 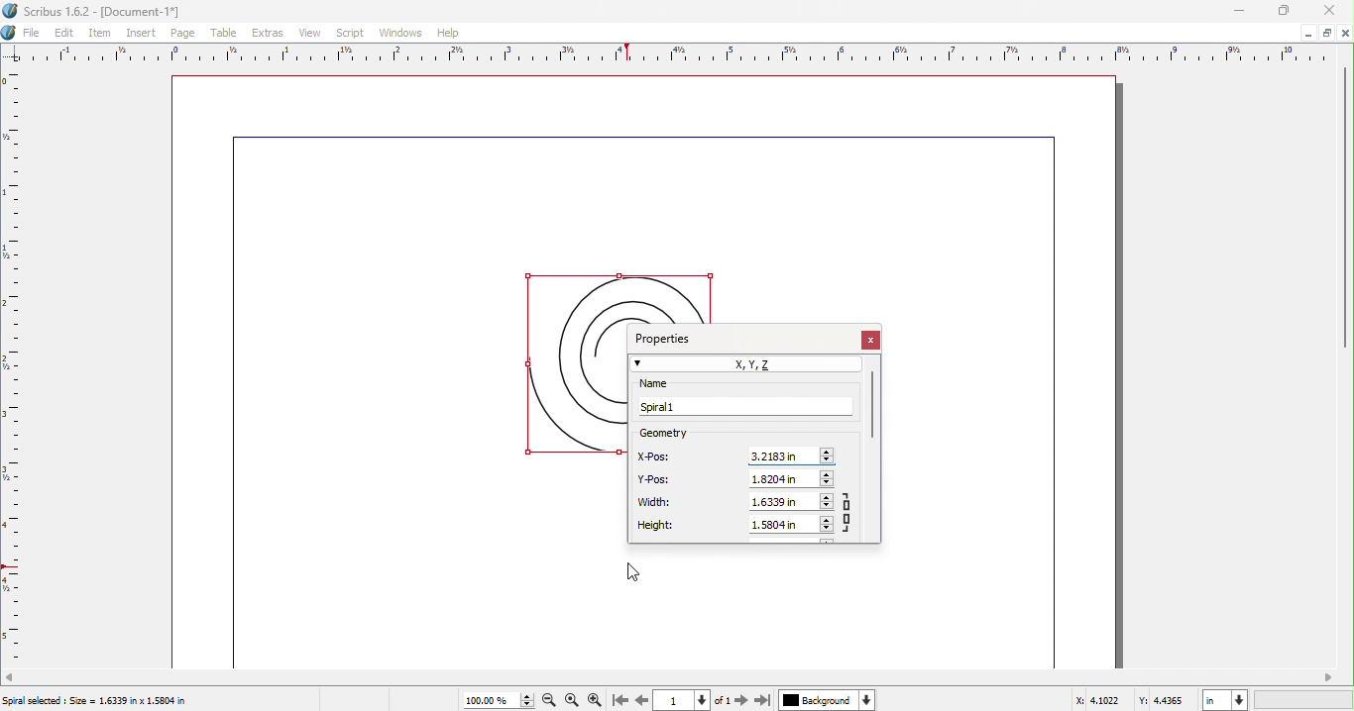 What do you see at coordinates (830, 450) in the screenshot?
I see `increase X-pos` at bounding box center [830, 450].